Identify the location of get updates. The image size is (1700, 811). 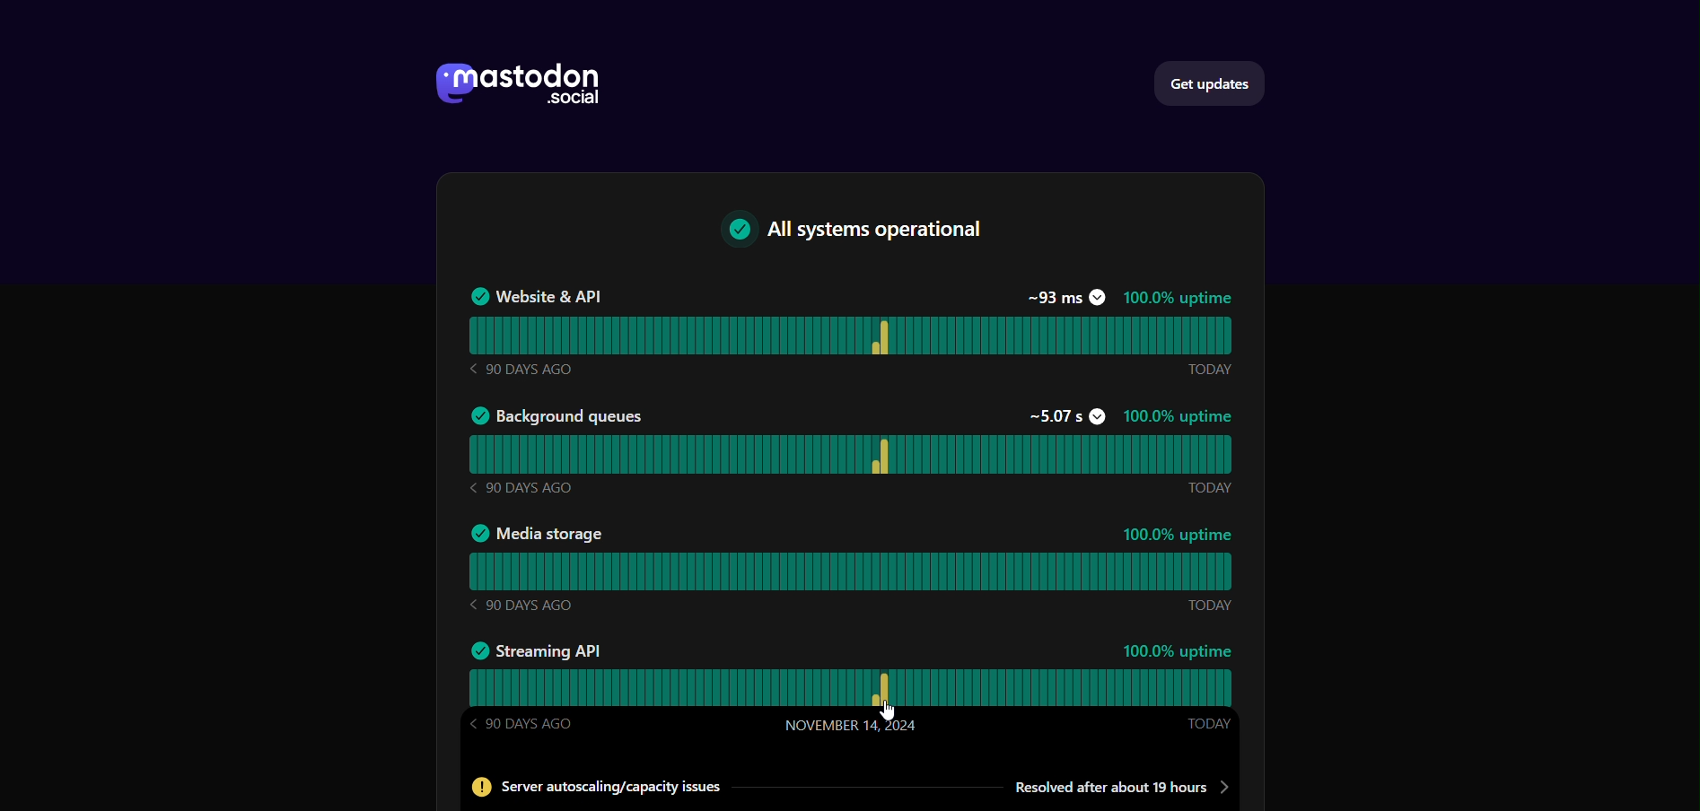
(1216, 82).